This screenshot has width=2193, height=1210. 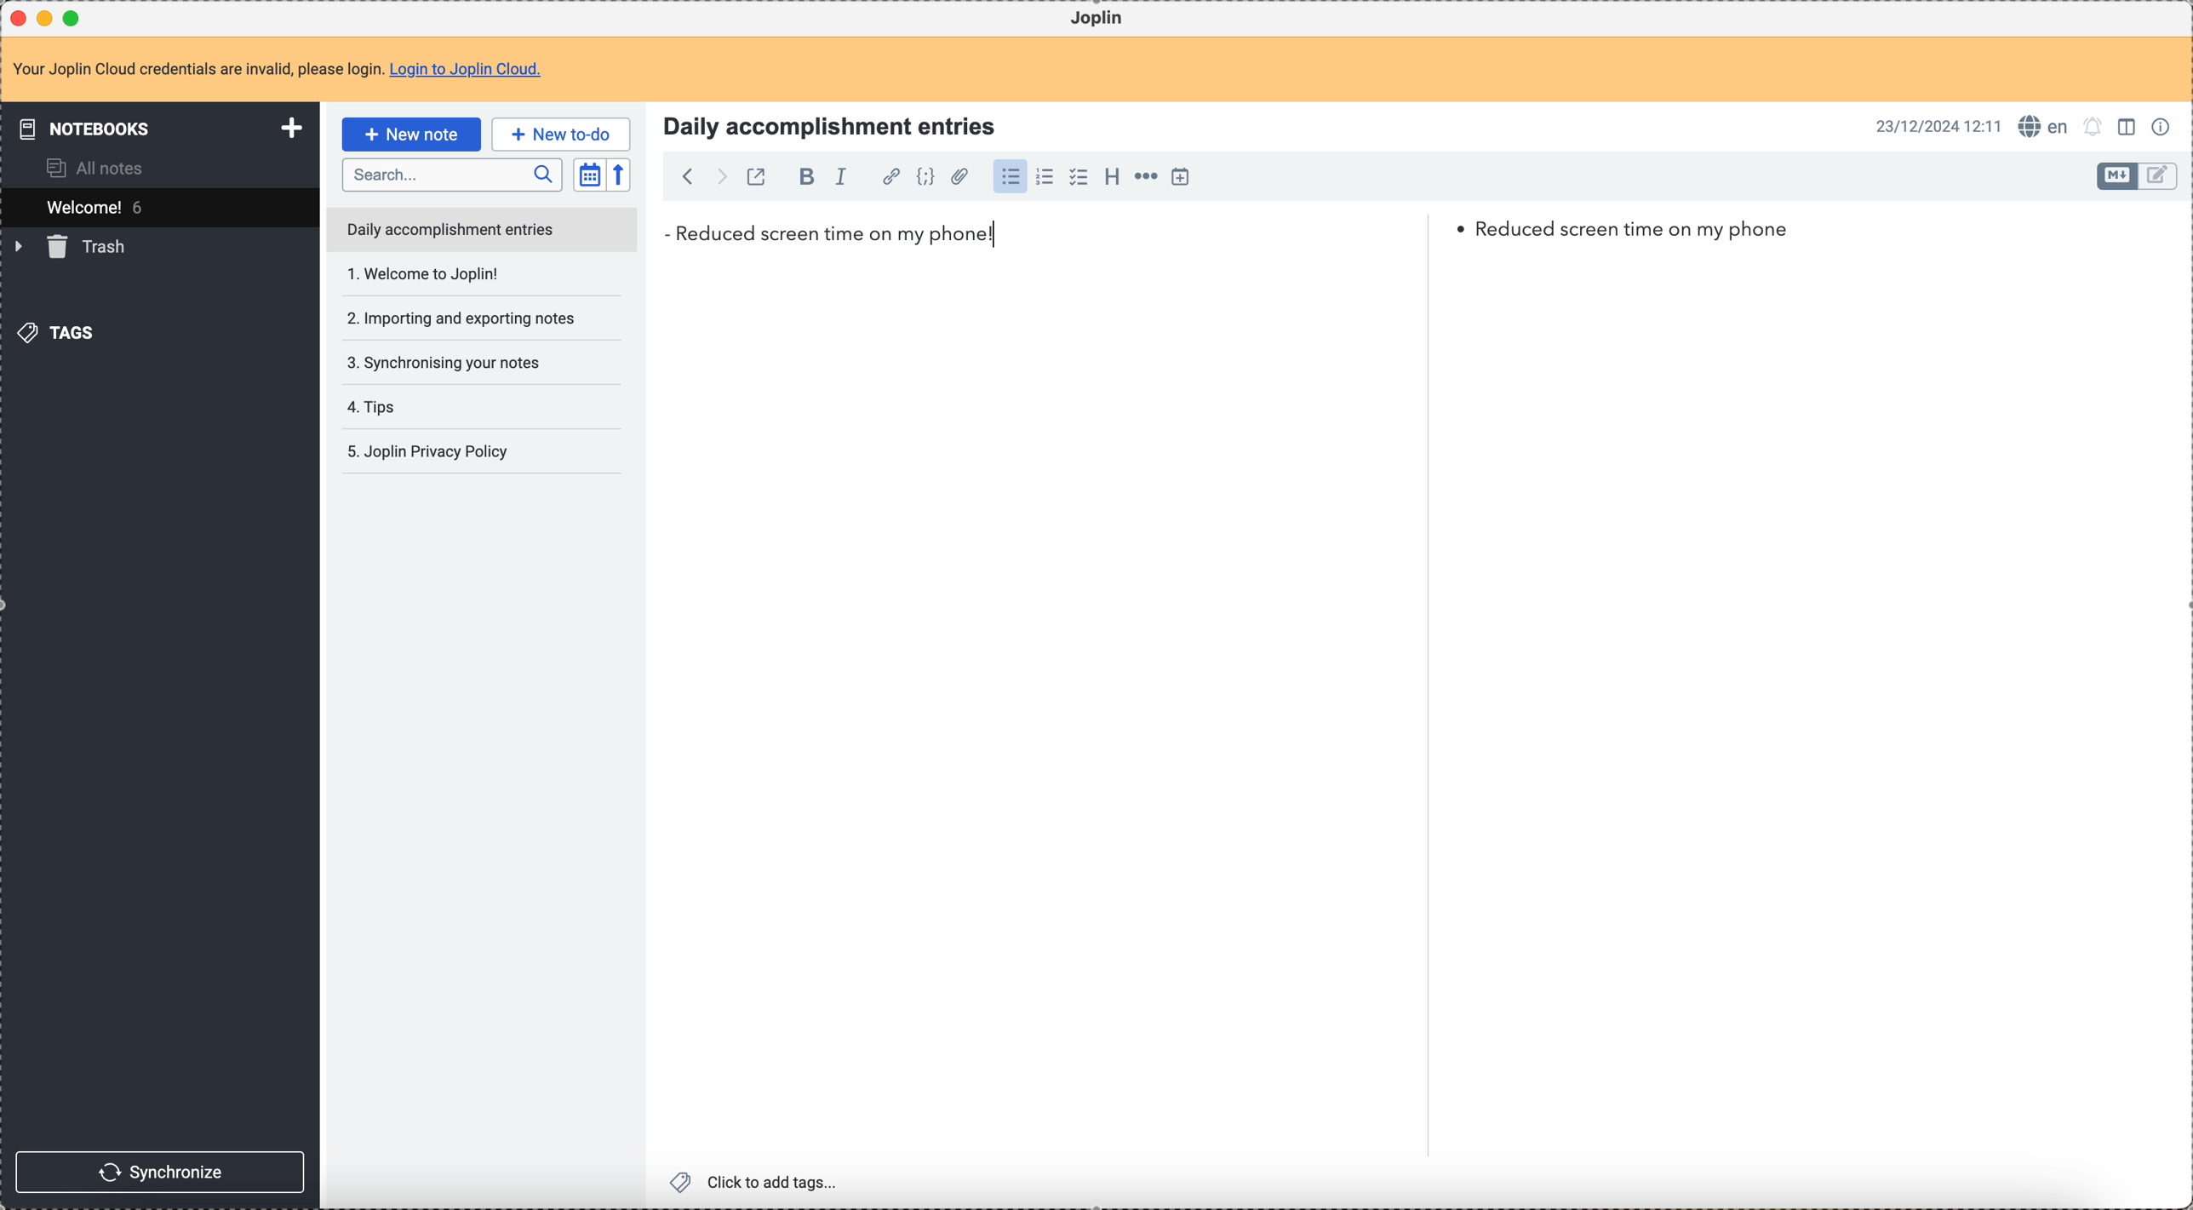 What do you see at coordinates (719, 176) in the screenshot?
I see `foward` at bounding box center [719, 176].